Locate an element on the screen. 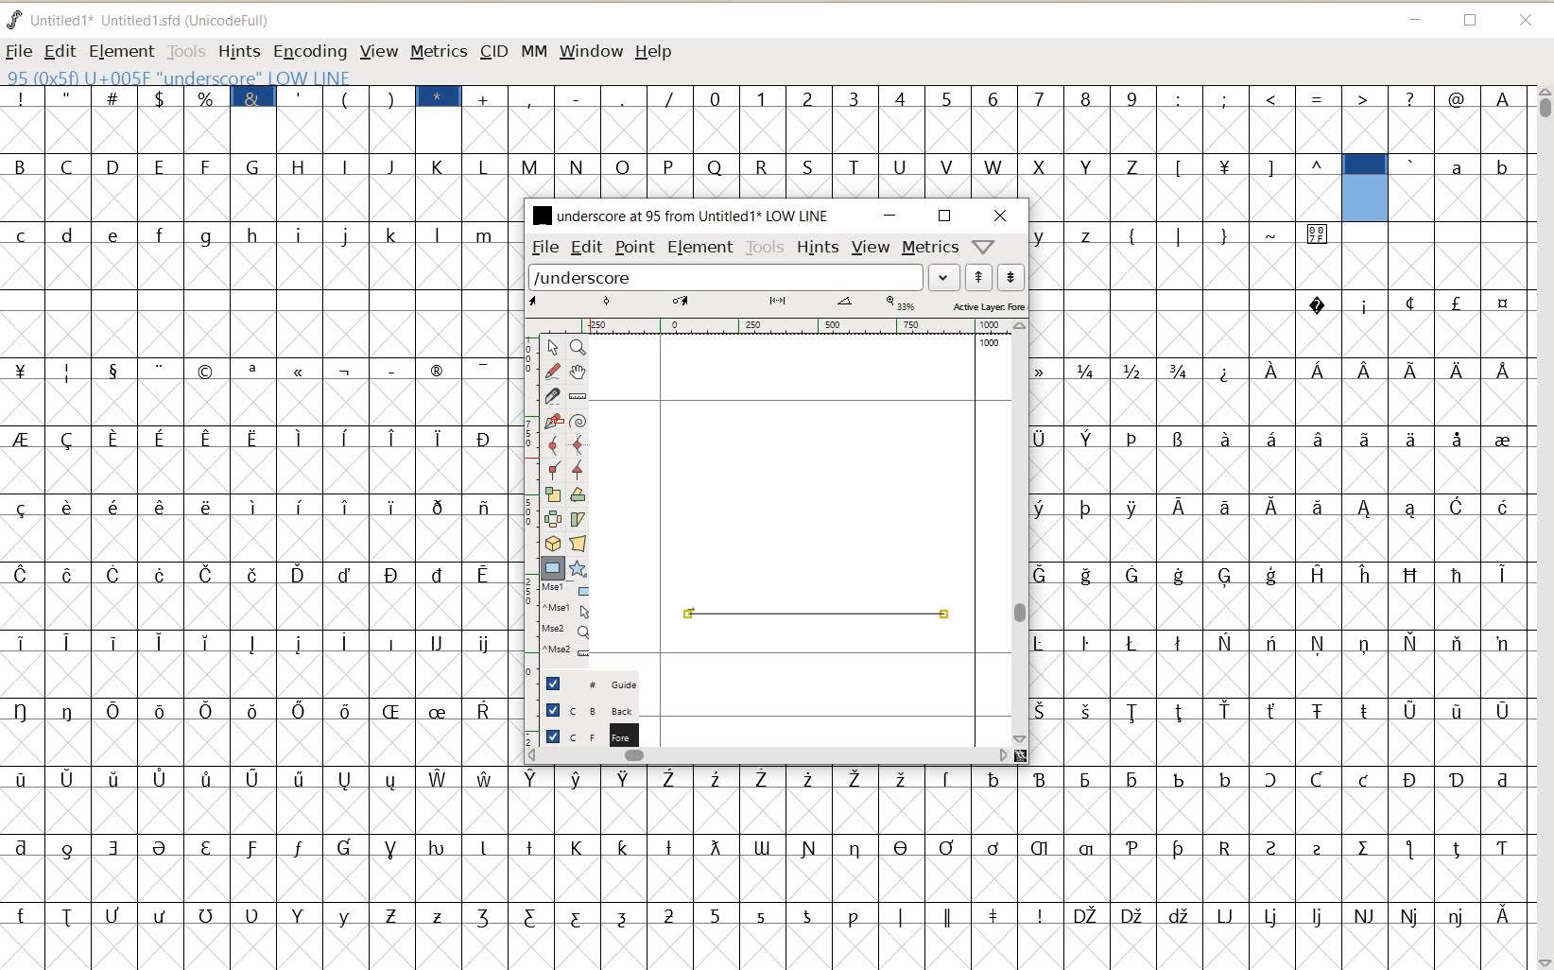 The image size is (1554, 970). add a curve point always either horizontal or vertical is located at coordinates (578, 443).